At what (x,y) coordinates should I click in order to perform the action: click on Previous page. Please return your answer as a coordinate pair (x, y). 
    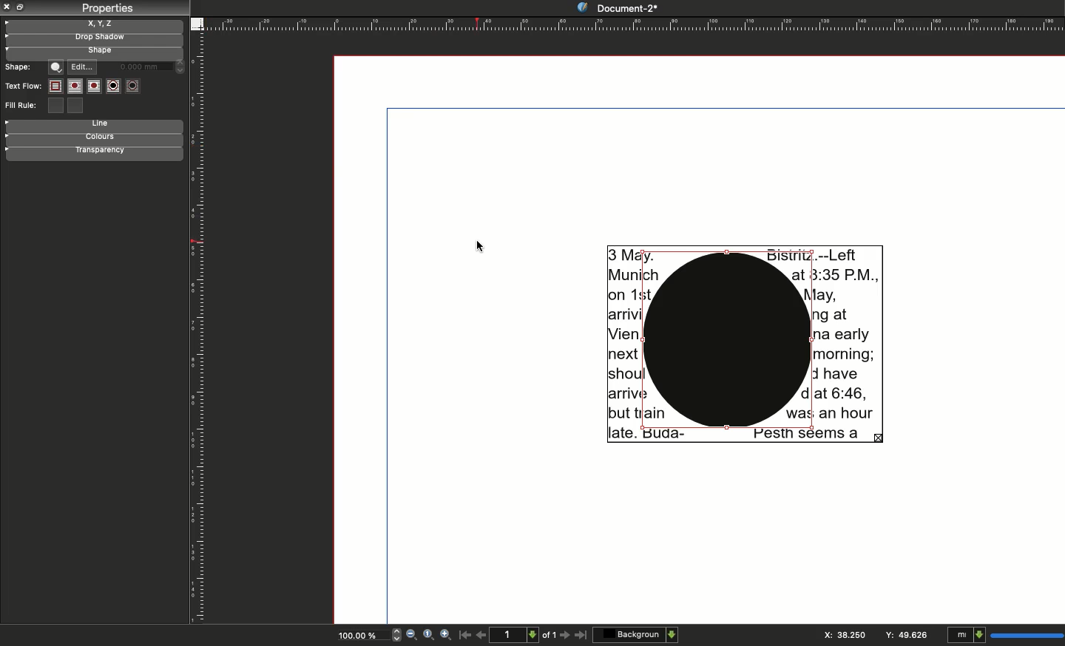
    Looking at the image, I should click on (481, 633).